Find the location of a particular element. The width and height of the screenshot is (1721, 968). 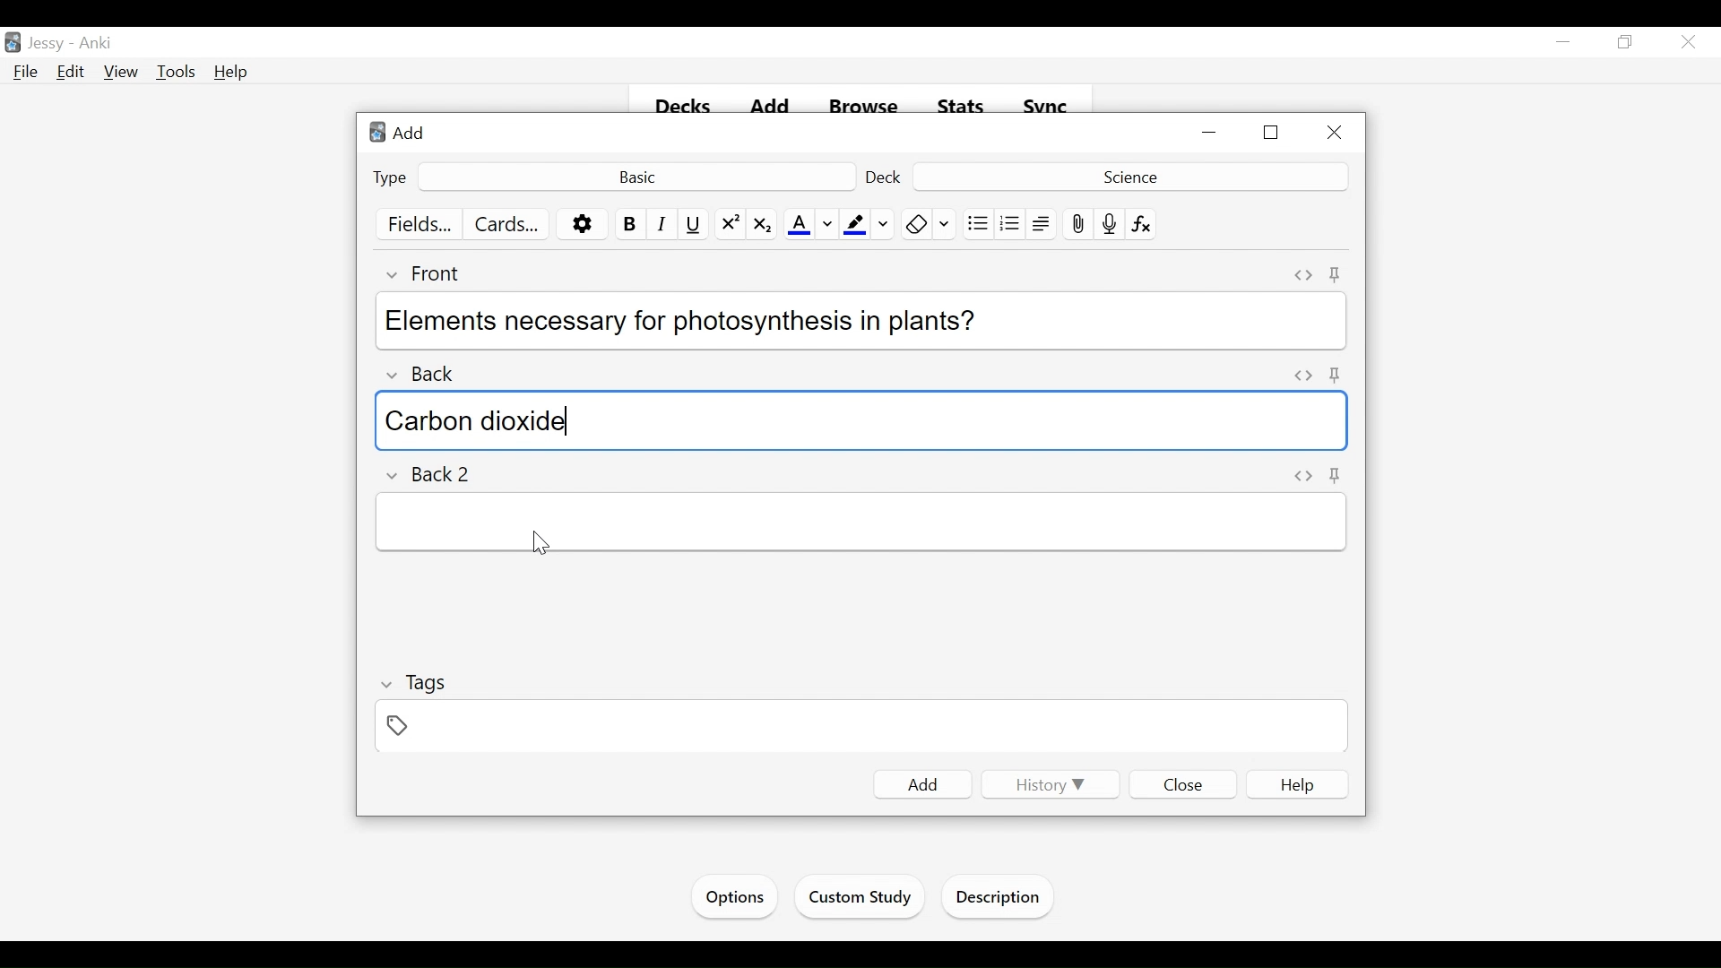

History is located at coordinates (1047, 784).